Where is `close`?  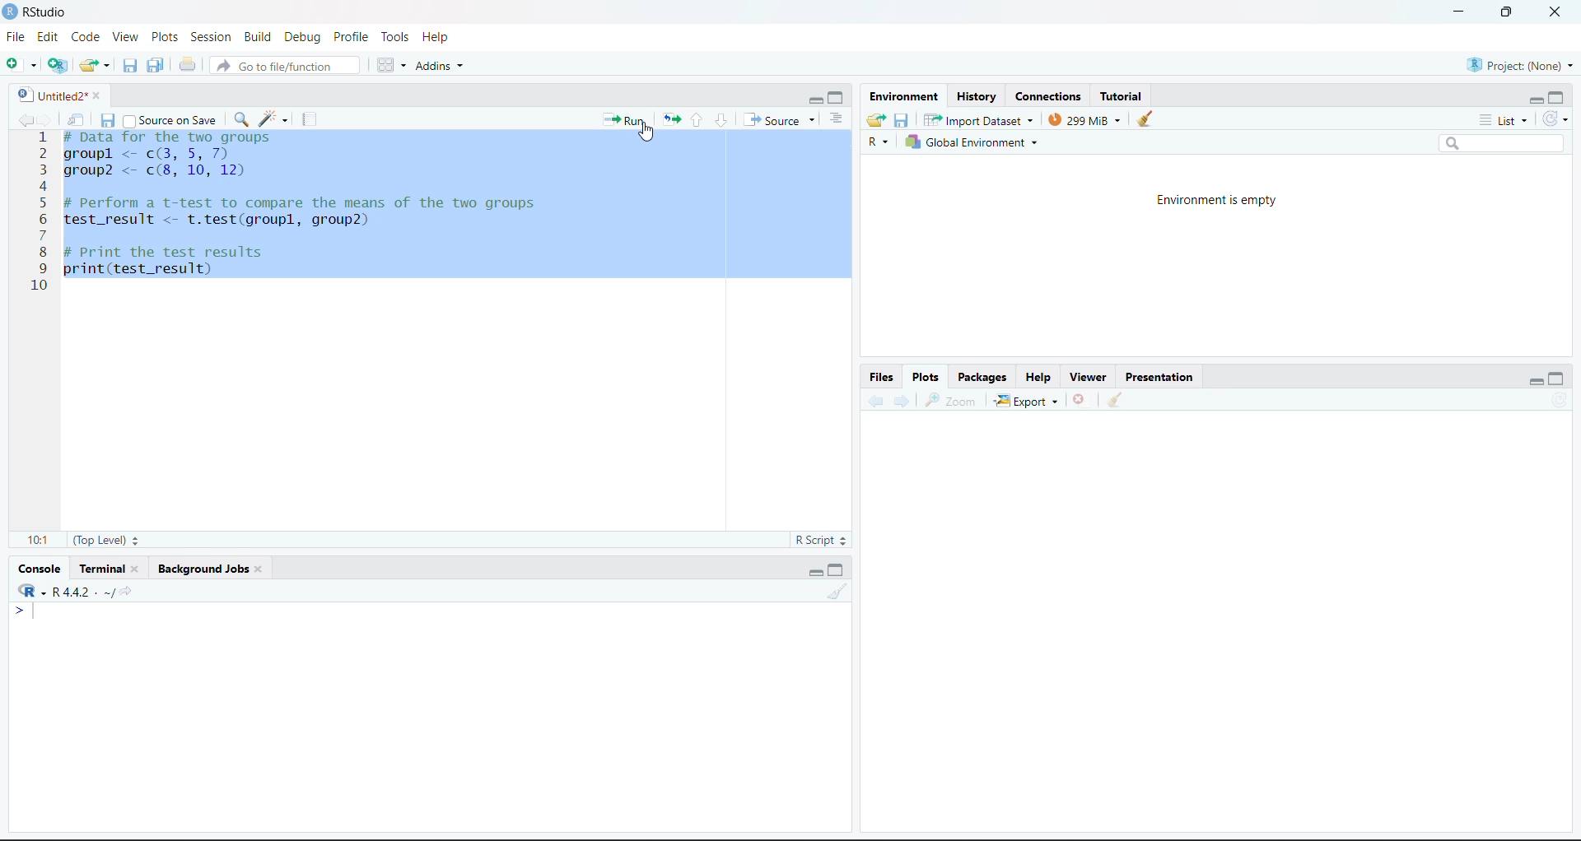
close is located at coordinates (258, 569).